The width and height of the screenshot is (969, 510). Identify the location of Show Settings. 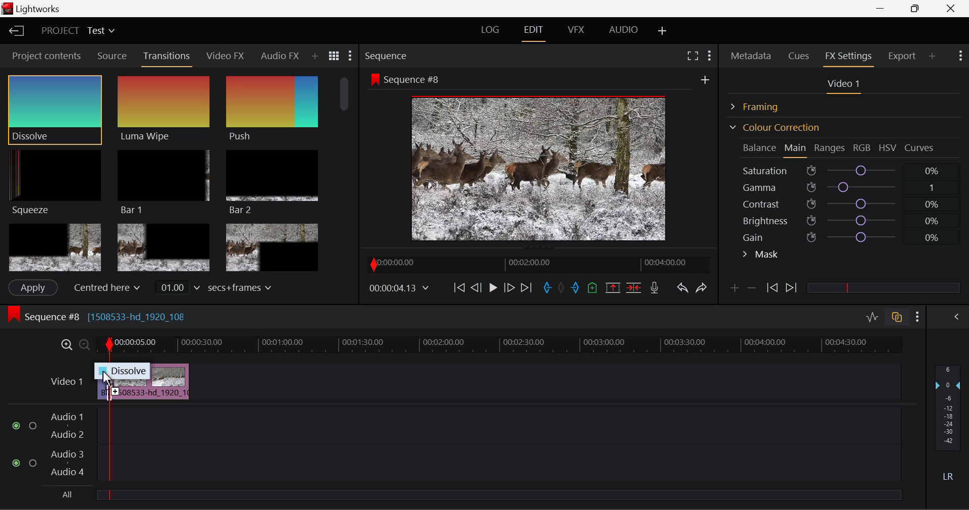
(349, 58).